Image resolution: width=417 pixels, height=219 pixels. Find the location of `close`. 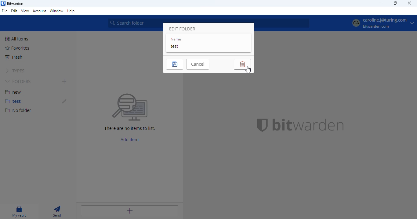

close is located at coordinates (410, 3).